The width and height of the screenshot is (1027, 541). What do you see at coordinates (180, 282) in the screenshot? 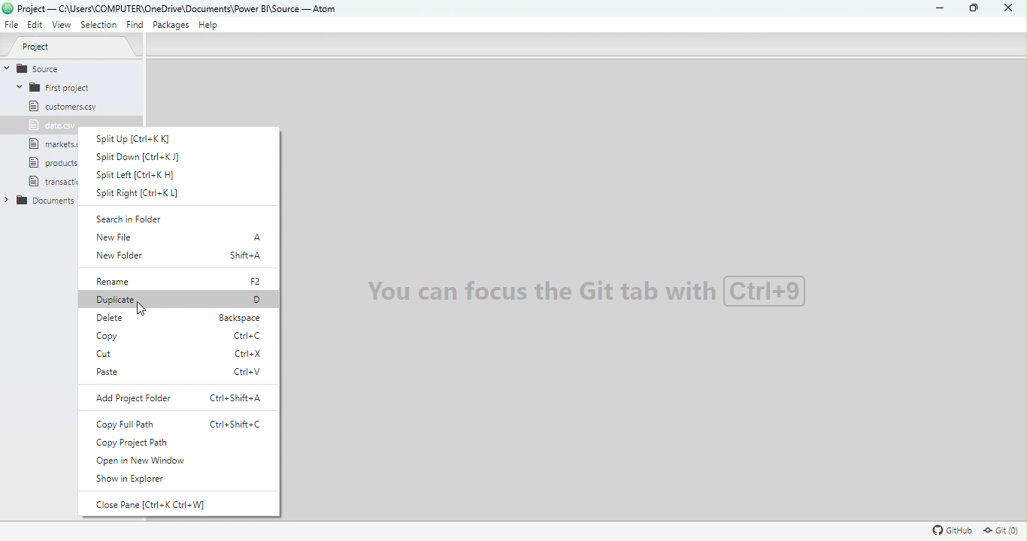
I see `Rename` at bounding box center [180, 282].